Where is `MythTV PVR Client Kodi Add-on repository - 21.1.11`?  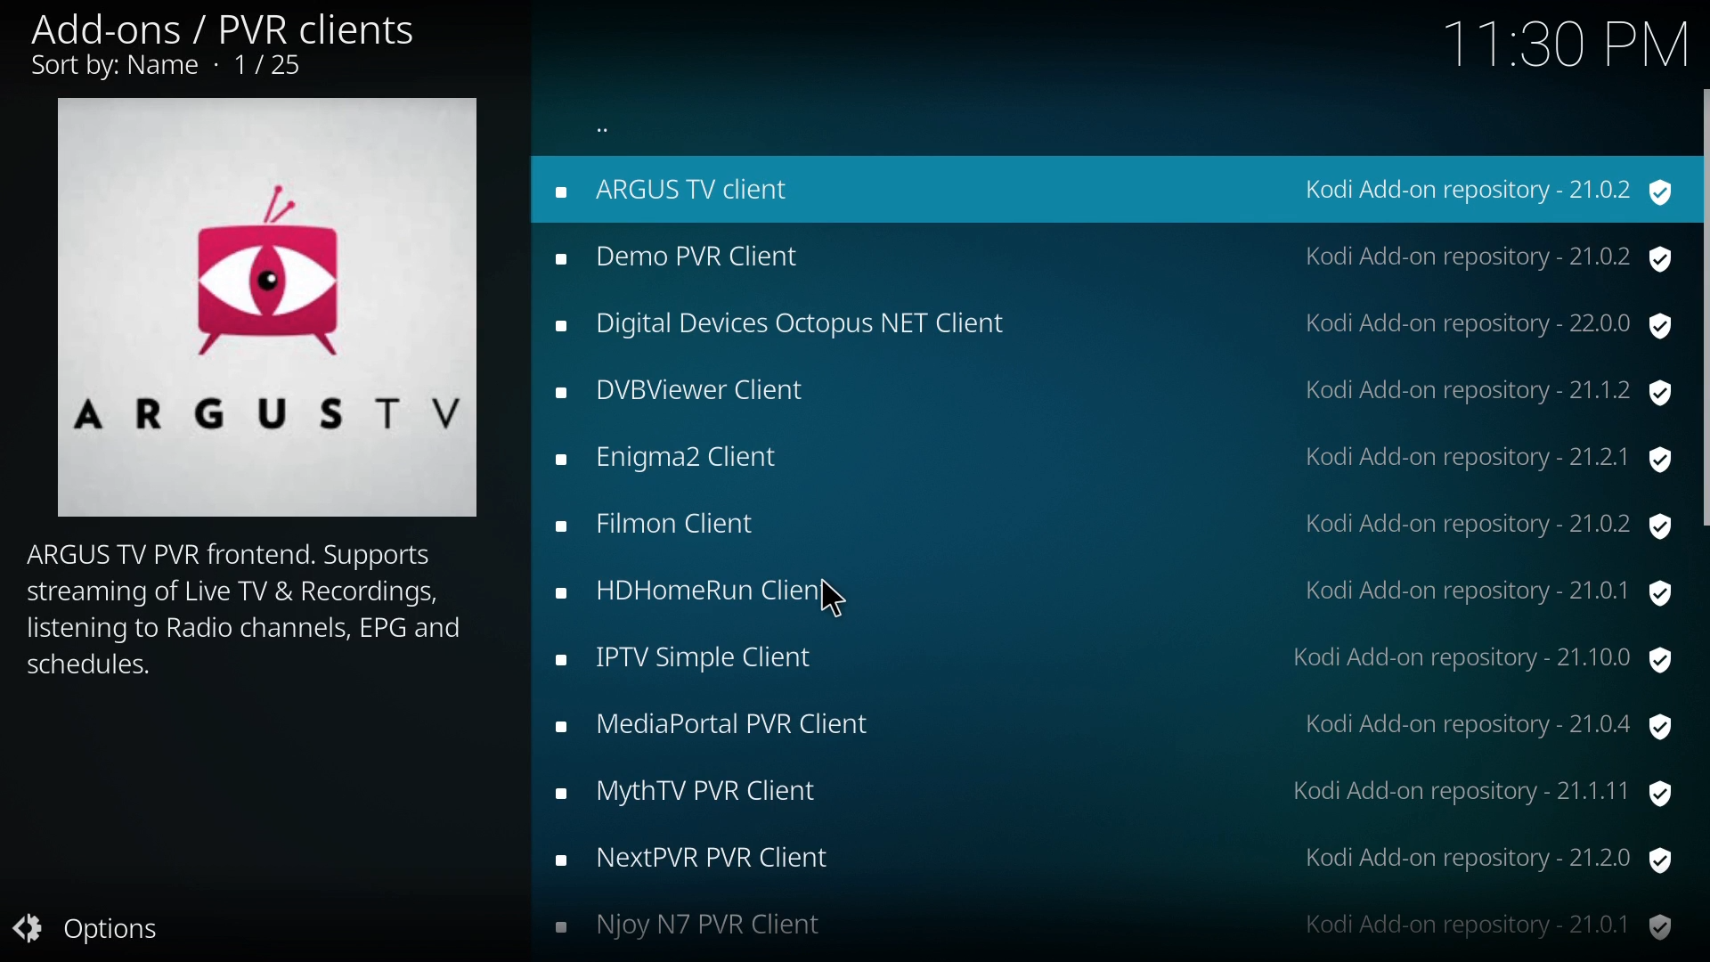
MythTV PVR Client Kodi Add-on repository - 21.1.11 is located at coordinates (1110, 792).